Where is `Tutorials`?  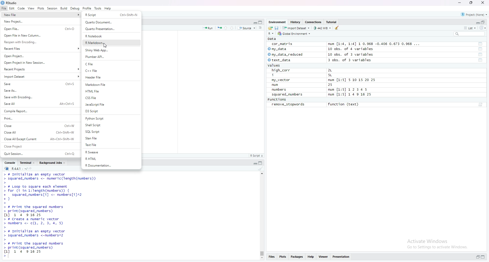 Tutorials is located at coordinates (332, 22).